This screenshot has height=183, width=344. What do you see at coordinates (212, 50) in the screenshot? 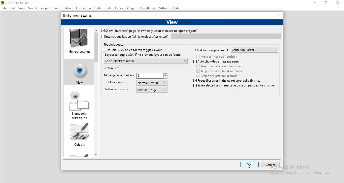
I see `Child window placement` at bounding box center [212, 50].